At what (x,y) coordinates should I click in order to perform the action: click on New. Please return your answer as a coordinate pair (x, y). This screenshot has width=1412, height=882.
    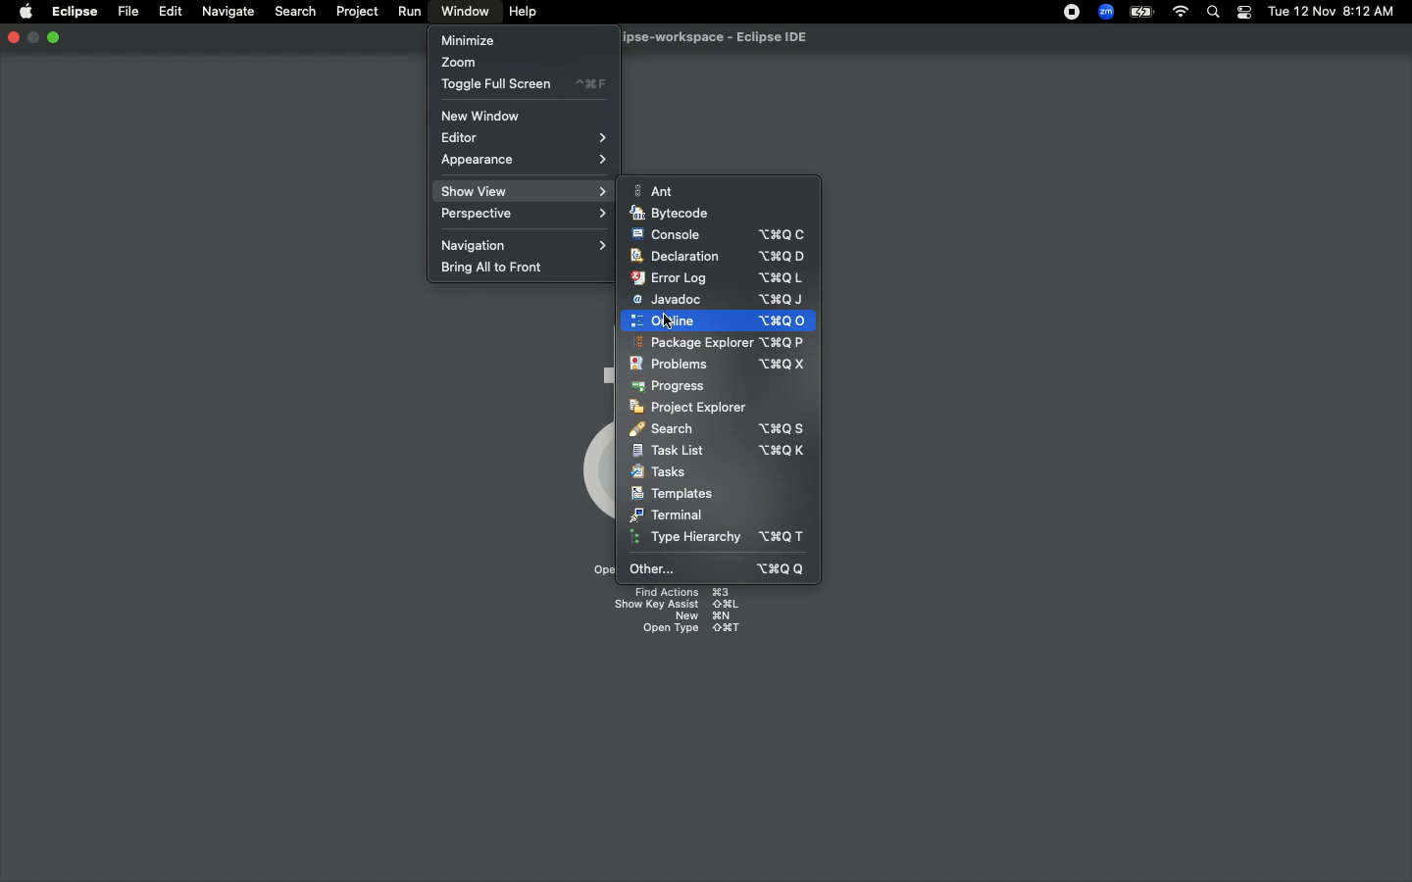
    Looking at the image, I should click on (704, 617).